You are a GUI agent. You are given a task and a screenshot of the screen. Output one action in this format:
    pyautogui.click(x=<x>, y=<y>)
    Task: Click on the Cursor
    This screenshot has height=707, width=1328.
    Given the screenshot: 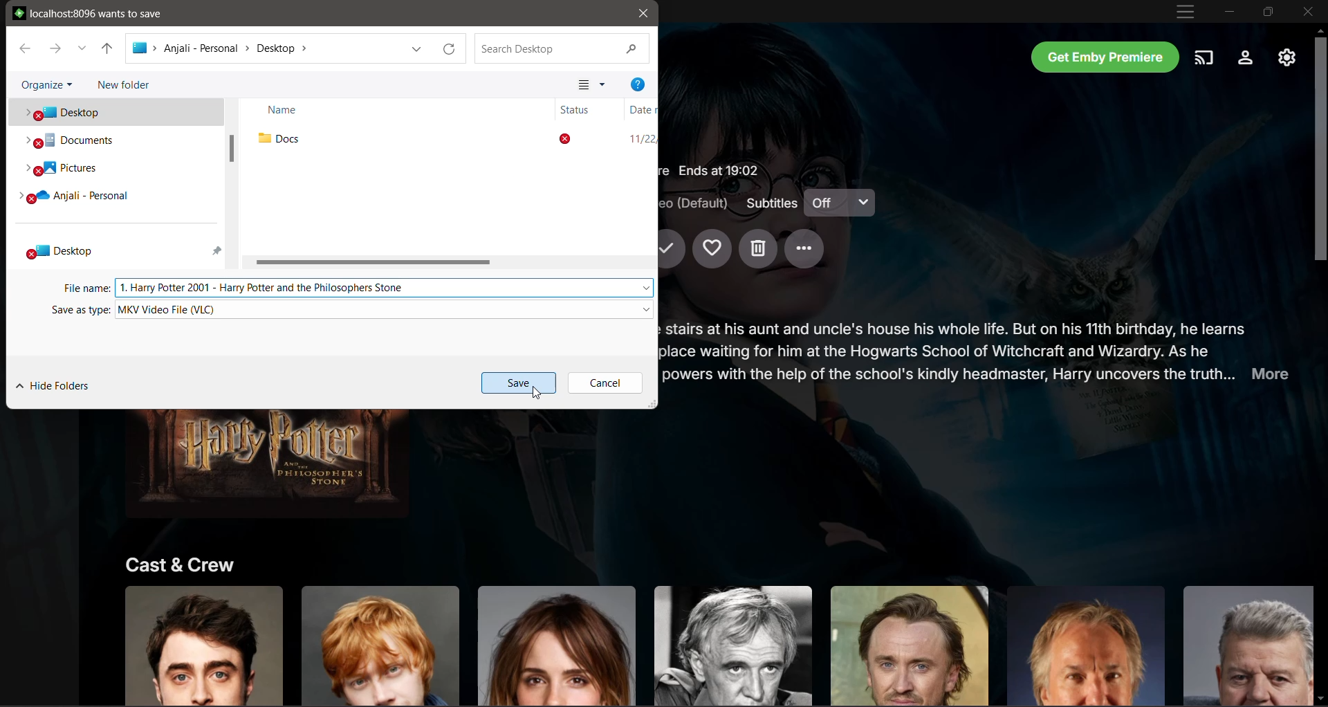 What is the action you would take?
    pyautogui.click(x=537, y=393)
    